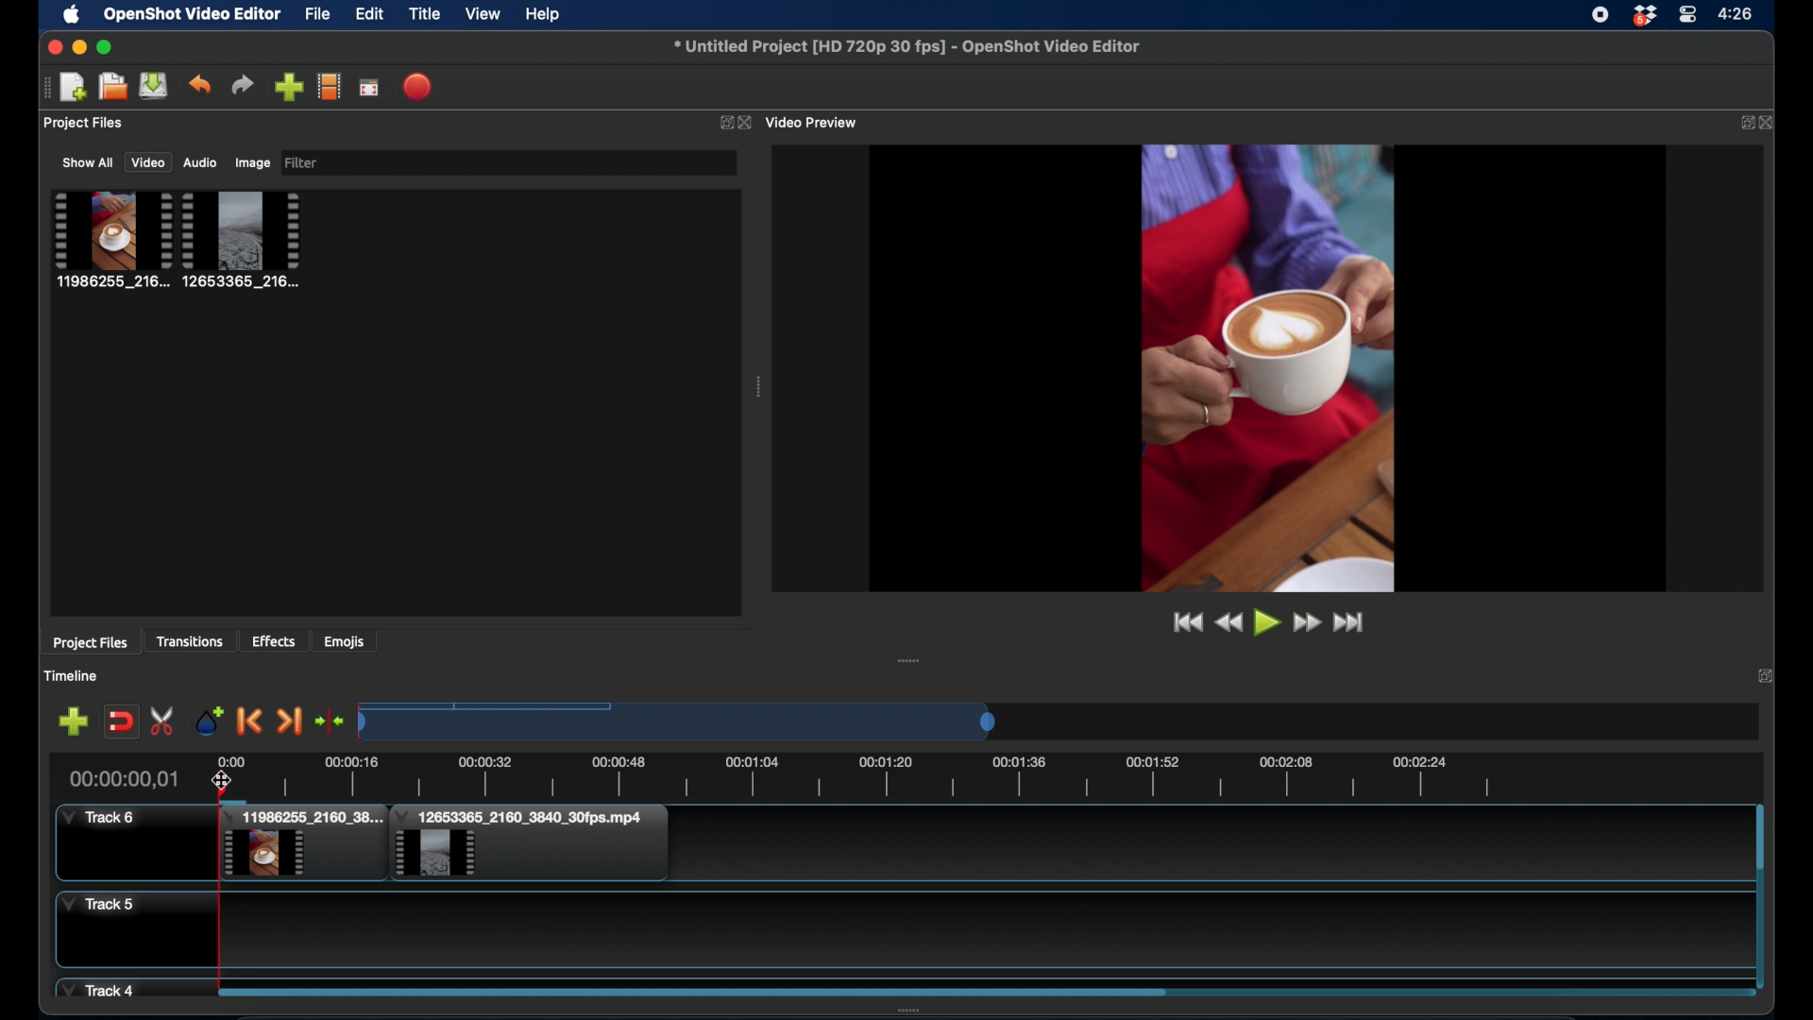 This screenshot has height=1020, width=1813. Describe the element at coordinates (1352, 622) in the screenshot. I see `jump to end` at that location.